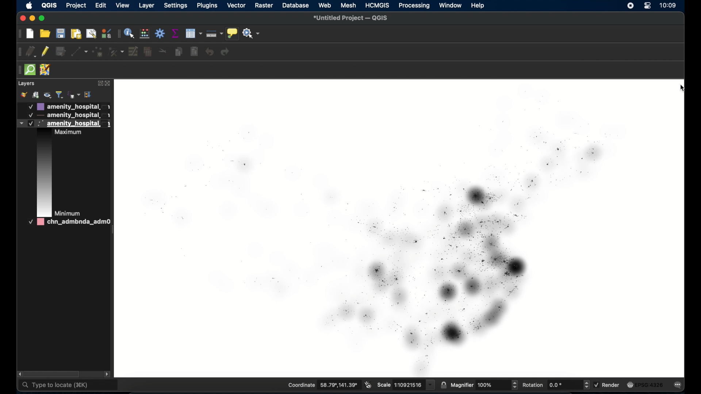 The image size is (701, 394). Describe the element at coordinates (163, 51) in the screenshot. I see `cut features` at that location.